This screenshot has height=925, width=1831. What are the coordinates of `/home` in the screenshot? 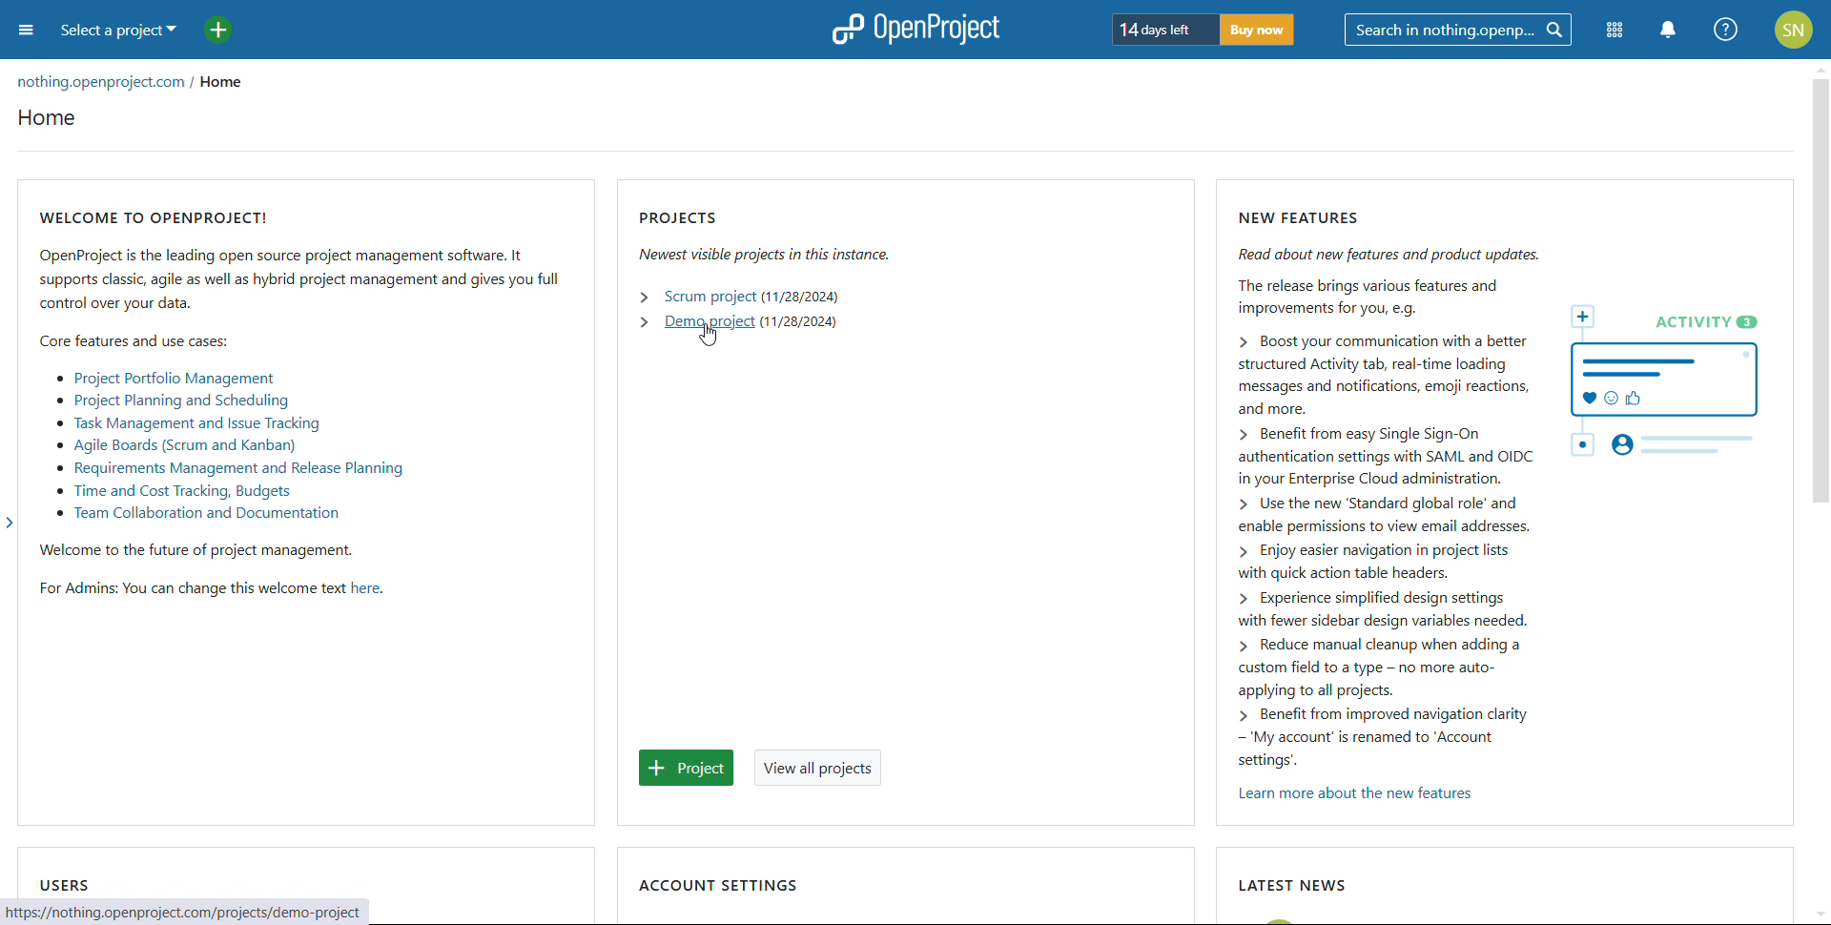 It's located at (234, 83).